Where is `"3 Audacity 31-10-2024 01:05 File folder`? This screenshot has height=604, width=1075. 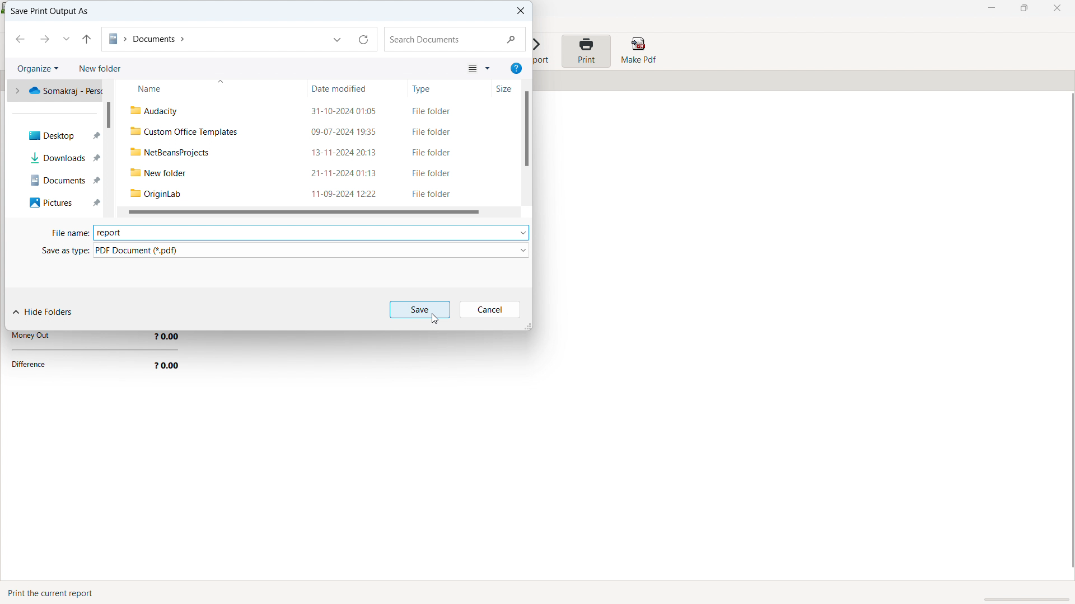
"3 Audacity 31-10-2024 01:05 File folder is located at coordinates (316, 111).